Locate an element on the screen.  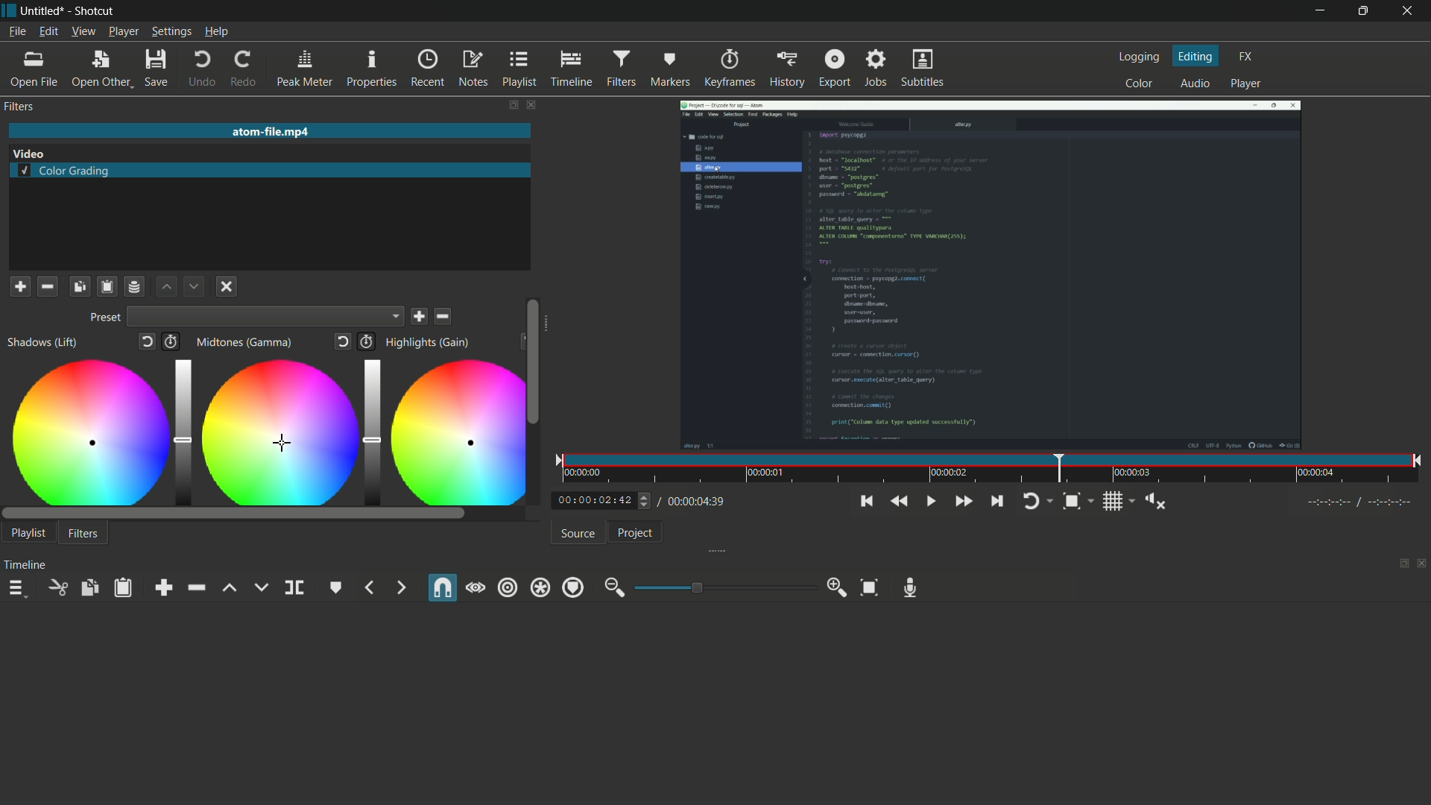
Scroller is located at coordinates (533, 361).